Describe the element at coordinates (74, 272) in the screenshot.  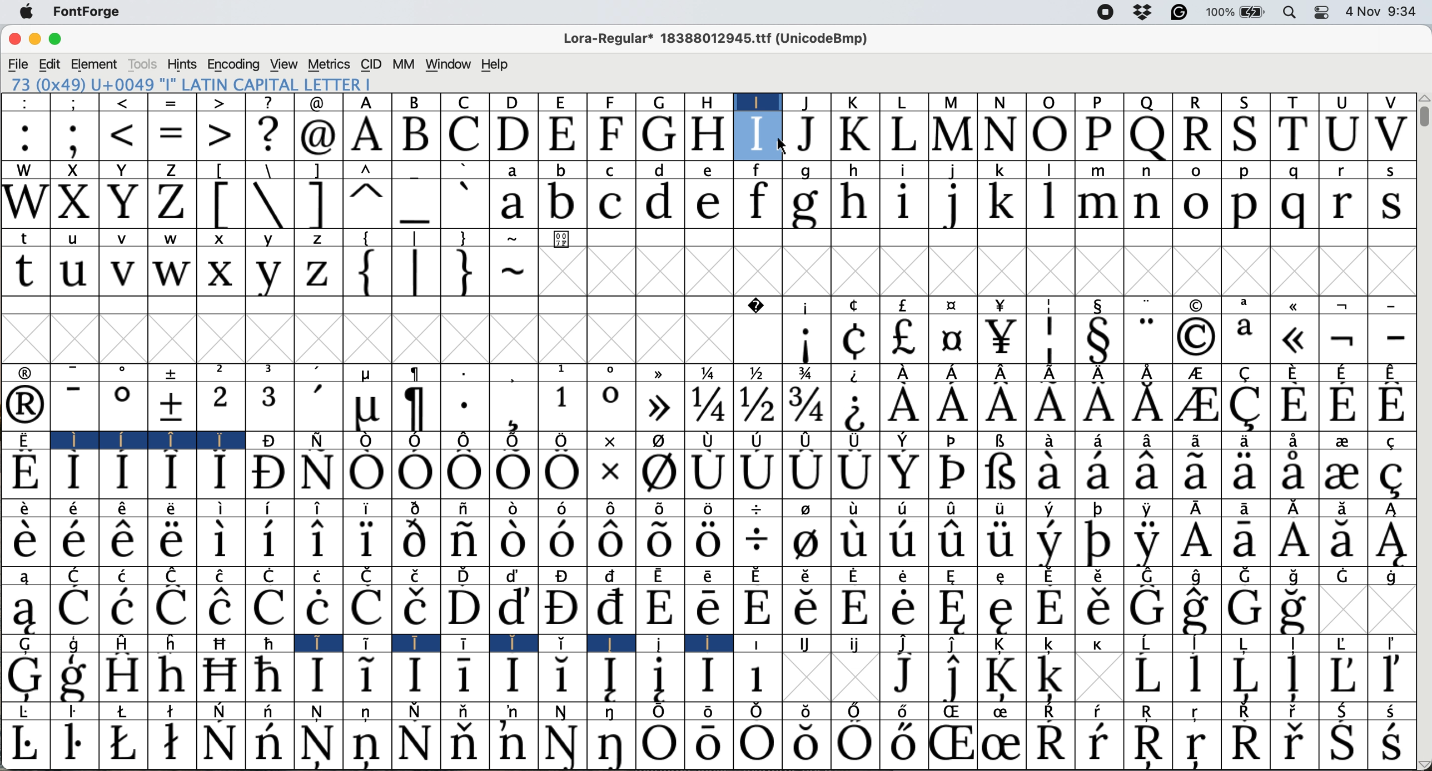
I see `u` at that location.